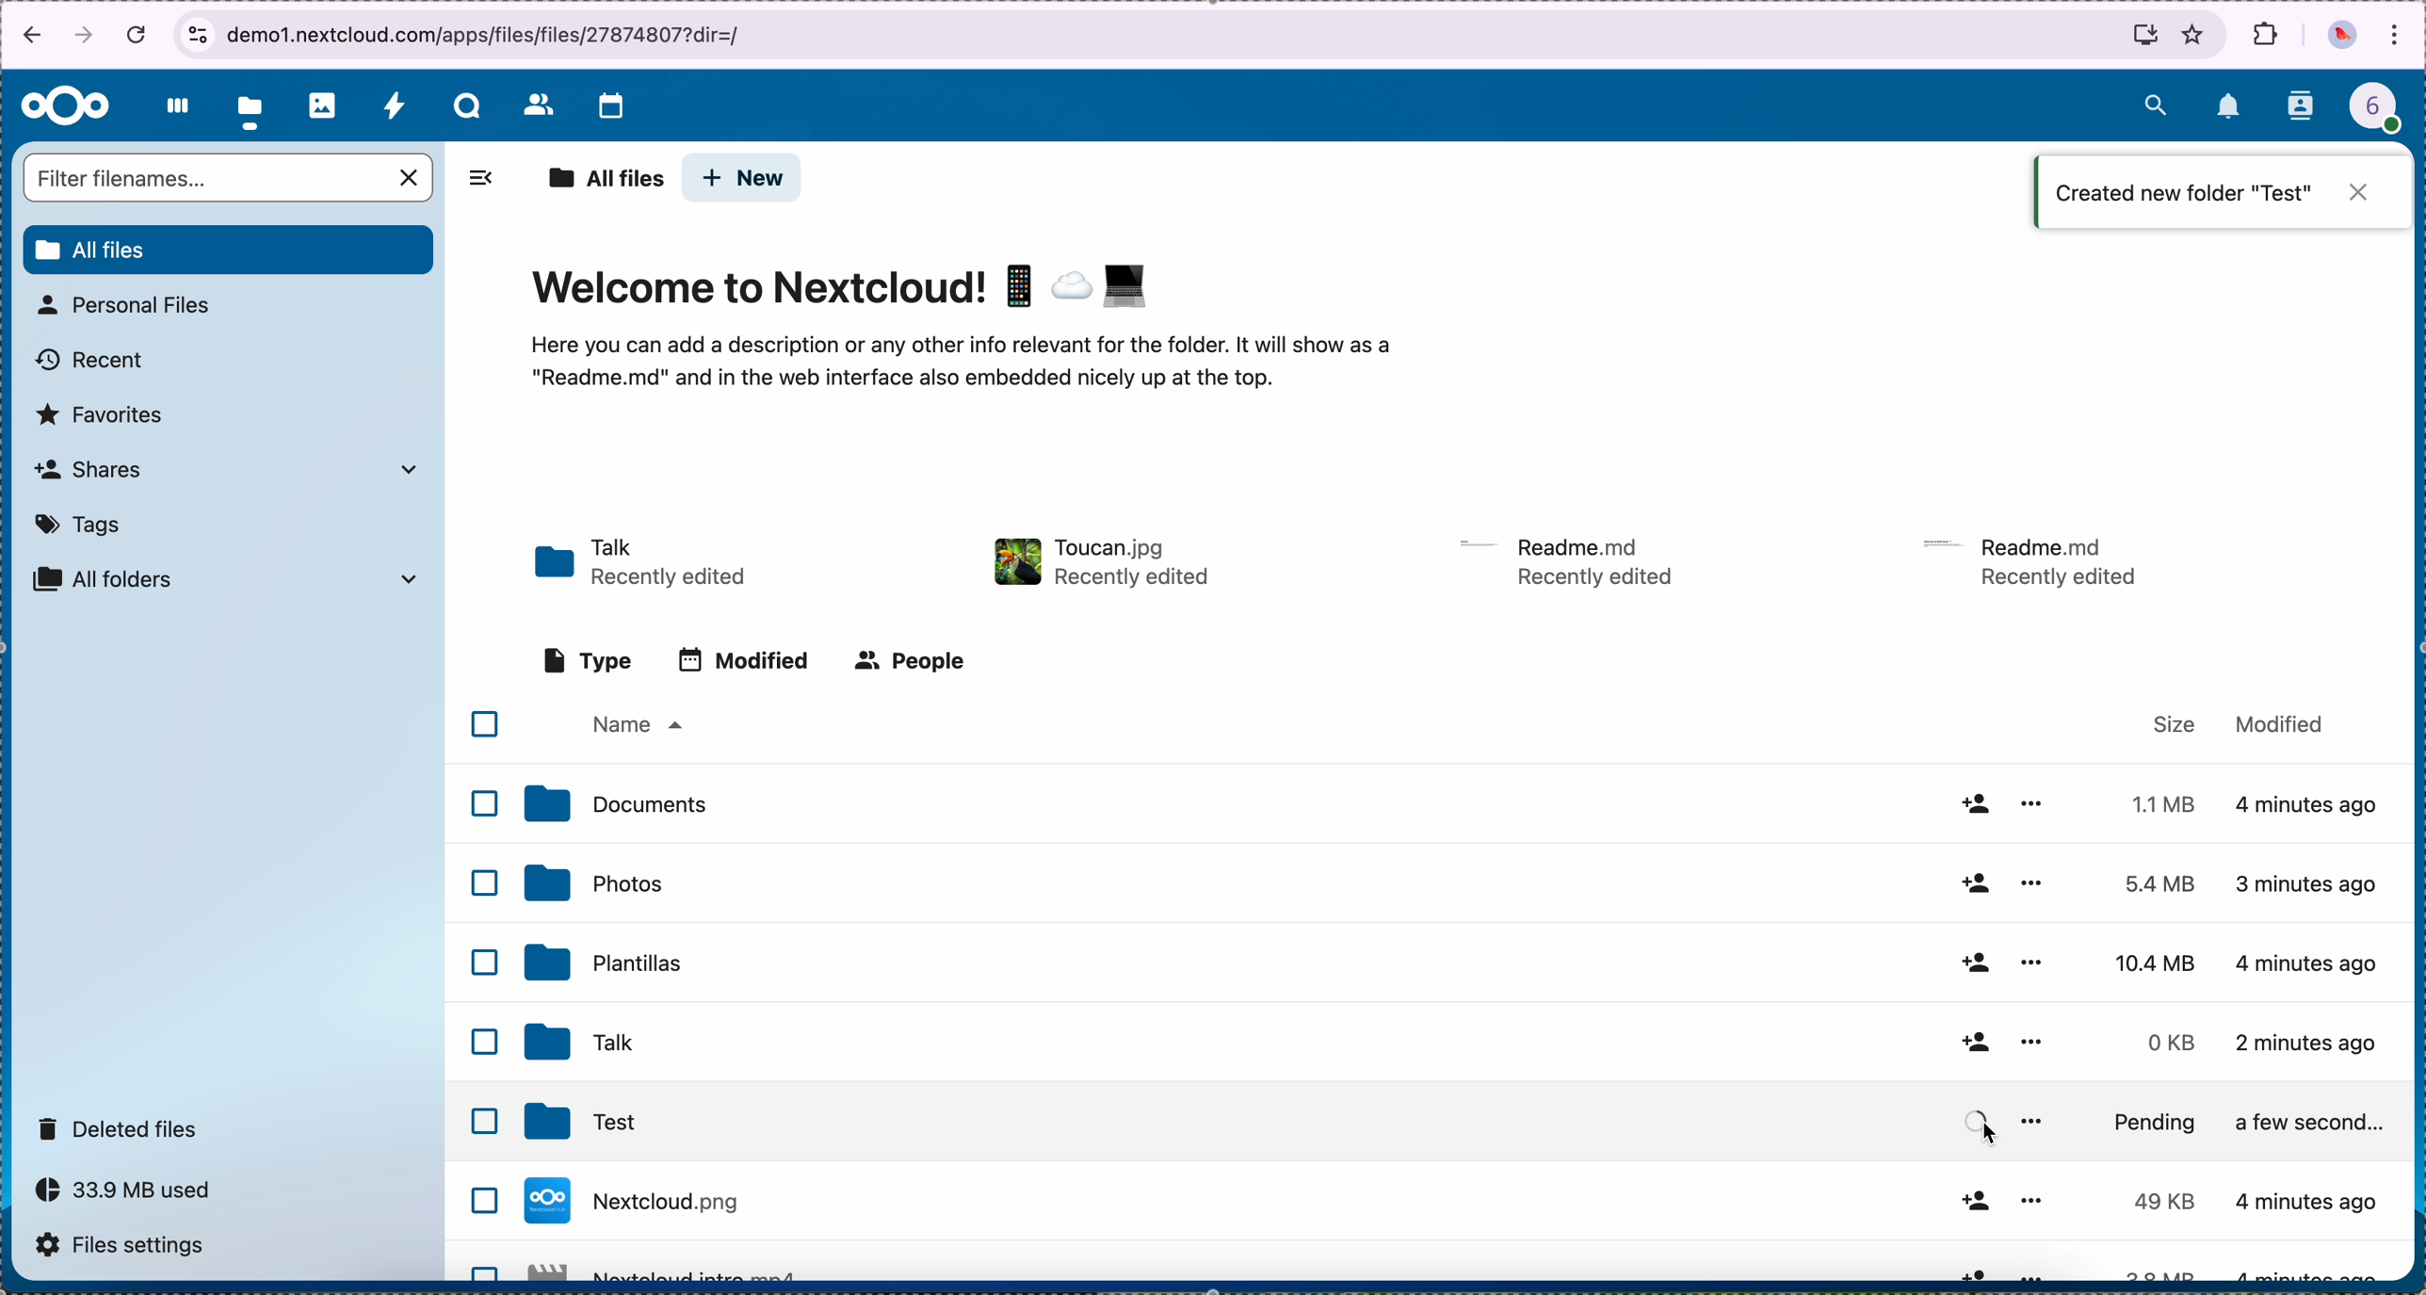 Image resolution: width=2426 pixels, height=1295 pixels. I want to click on 4 minutes ago, so click(2310, 884).